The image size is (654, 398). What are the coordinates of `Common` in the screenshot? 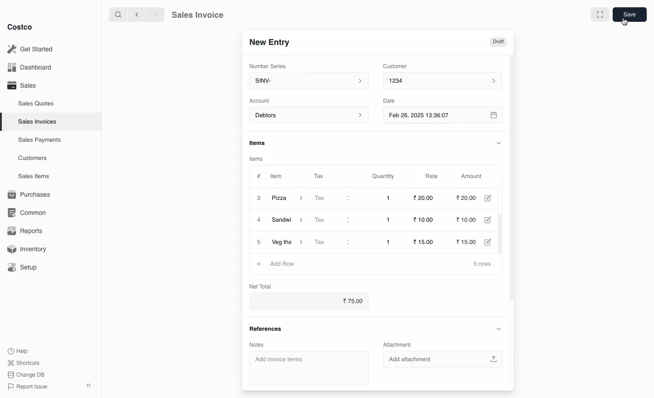 It's located at (31, 213).